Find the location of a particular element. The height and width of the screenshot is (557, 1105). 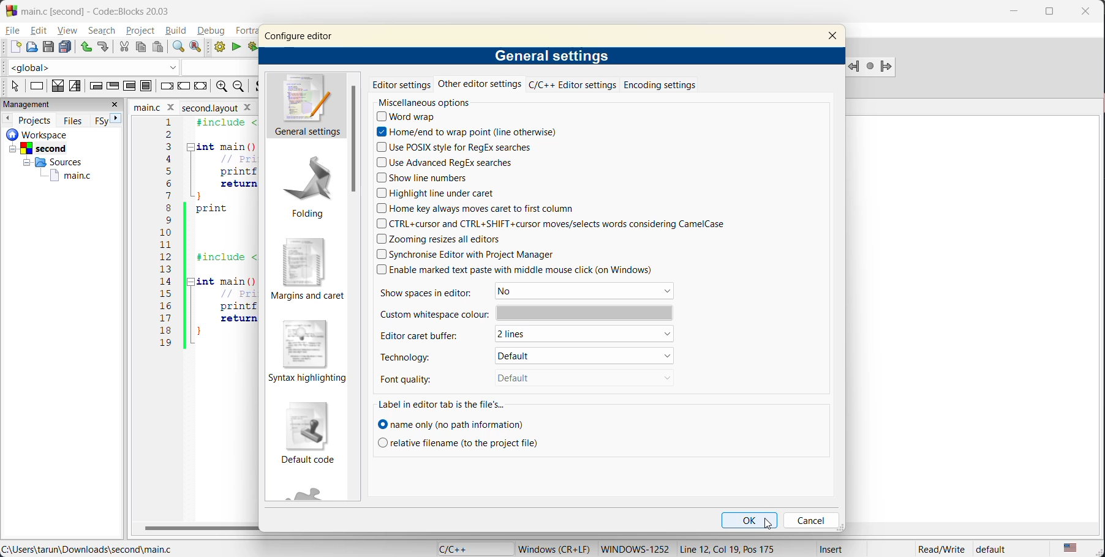

view is located at coordinates (69, 30).